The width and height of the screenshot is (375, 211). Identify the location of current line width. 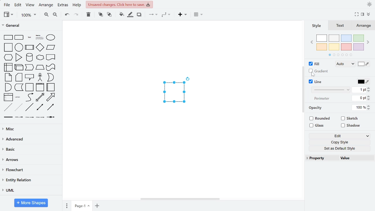
(359, 90).